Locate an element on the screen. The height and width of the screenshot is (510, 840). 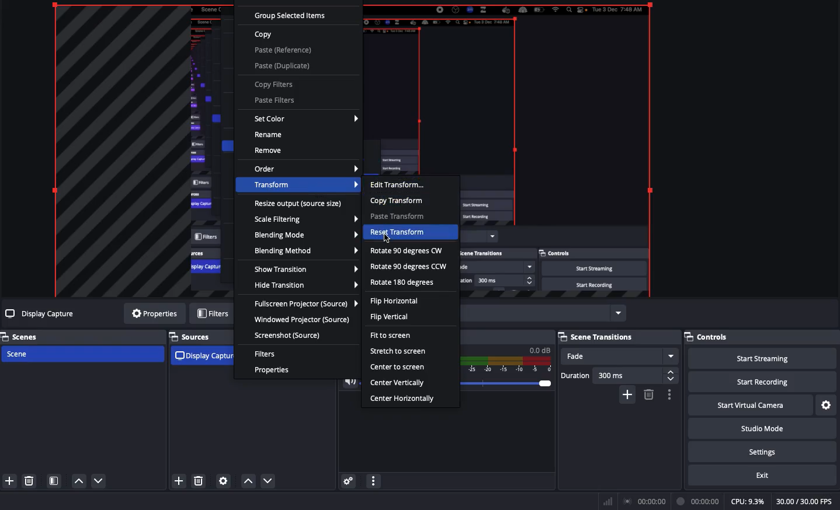
Set color is located at coordinates (305, 118).